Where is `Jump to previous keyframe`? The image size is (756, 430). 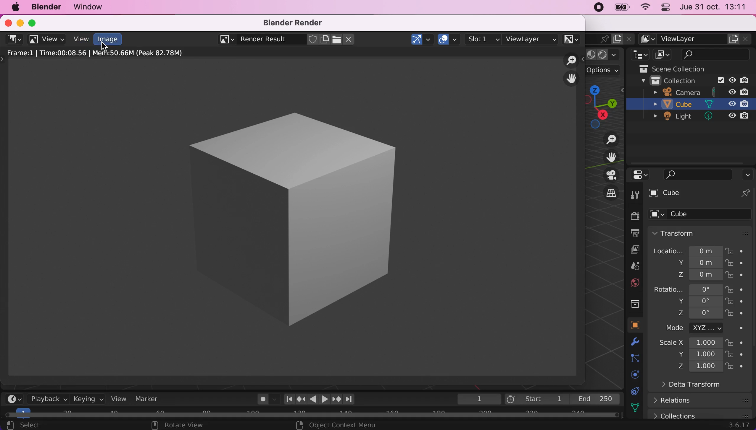 Jump to previous keyframe is located at coordinates (300, 398).